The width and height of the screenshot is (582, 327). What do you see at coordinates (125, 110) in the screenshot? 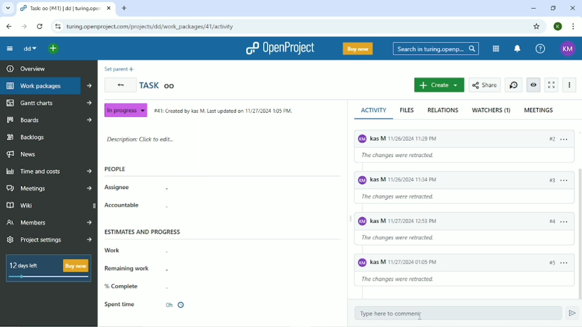
I see `In progress` at bounding box center [125, 110].